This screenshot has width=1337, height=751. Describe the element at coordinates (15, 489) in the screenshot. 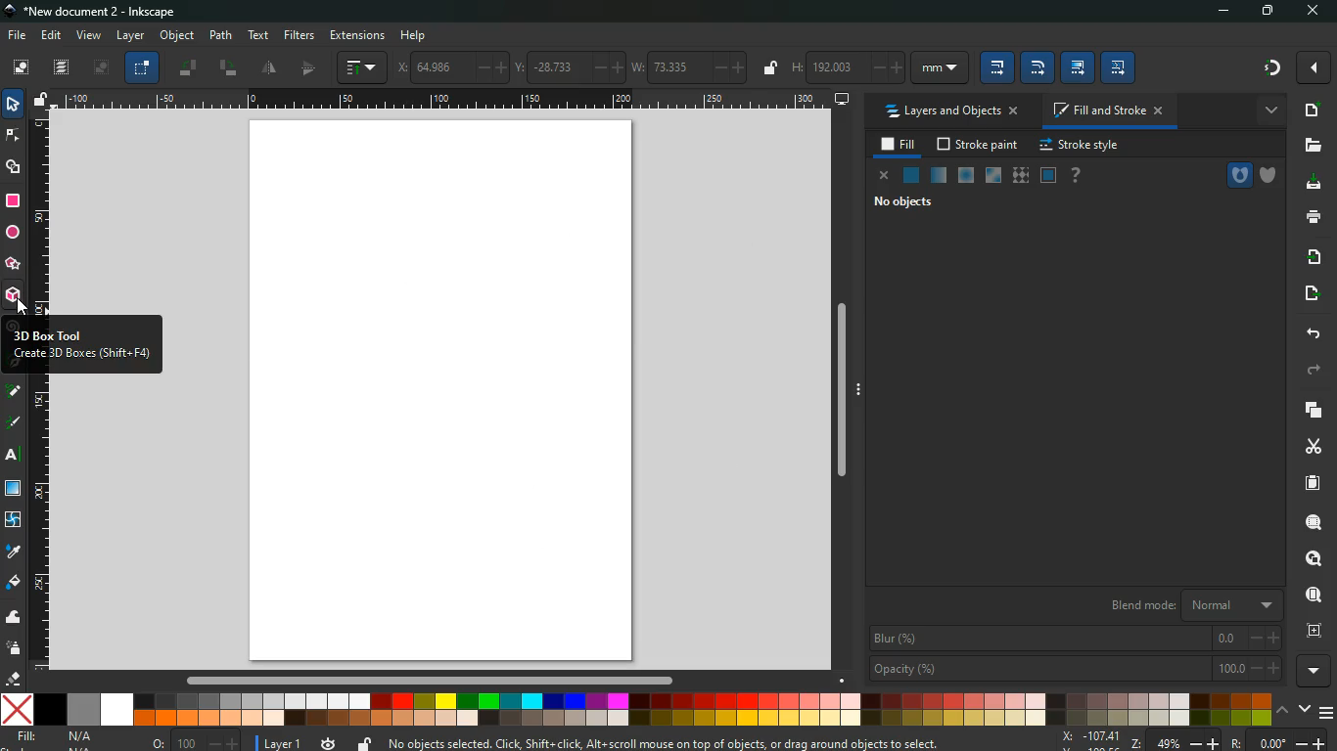

I see `window` at that location.